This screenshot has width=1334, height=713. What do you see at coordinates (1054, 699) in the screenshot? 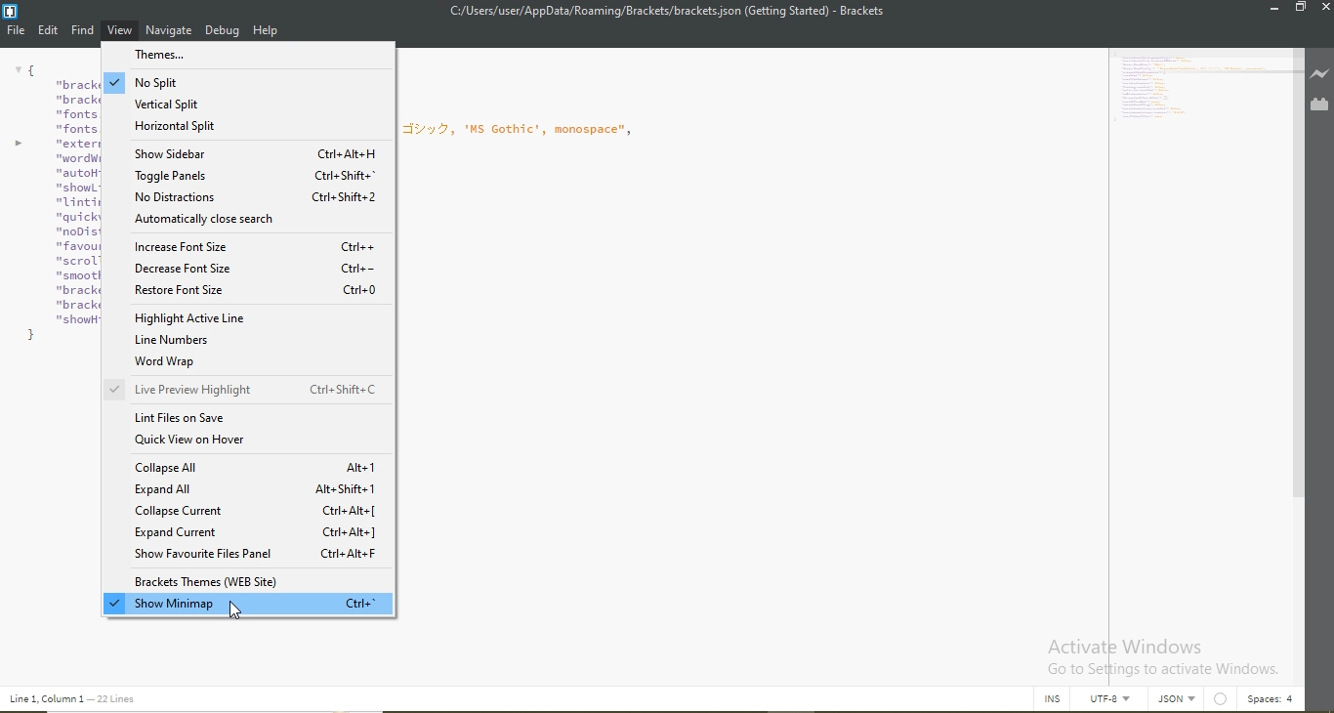
I see `INS` at bounding box center [1054, 699].